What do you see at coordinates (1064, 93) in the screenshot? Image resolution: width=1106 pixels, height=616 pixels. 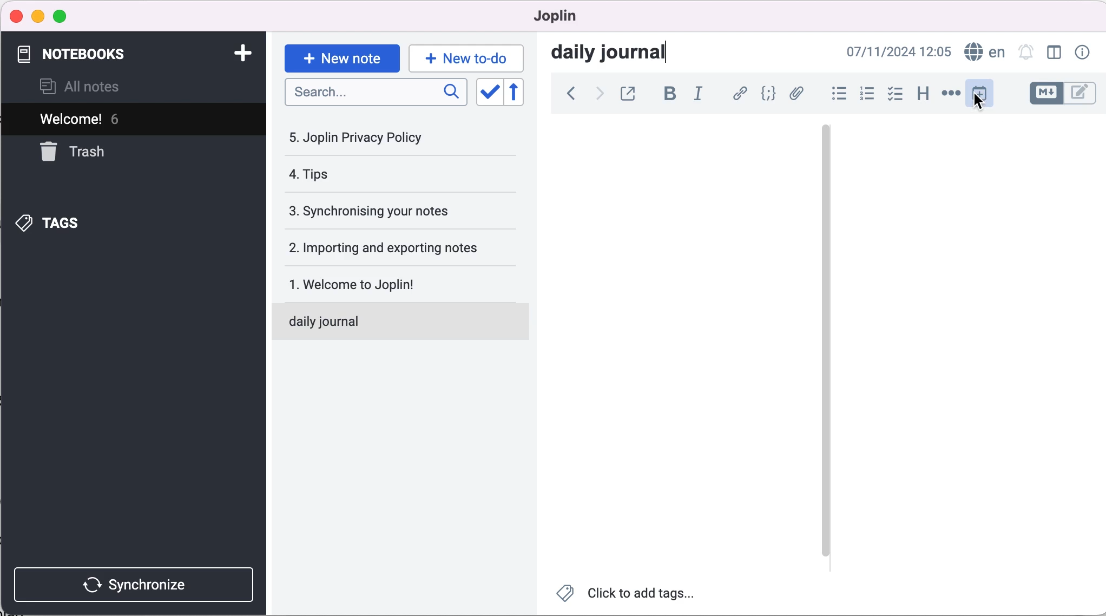 I see `toggle editor` at bounding box center [1064, 93].